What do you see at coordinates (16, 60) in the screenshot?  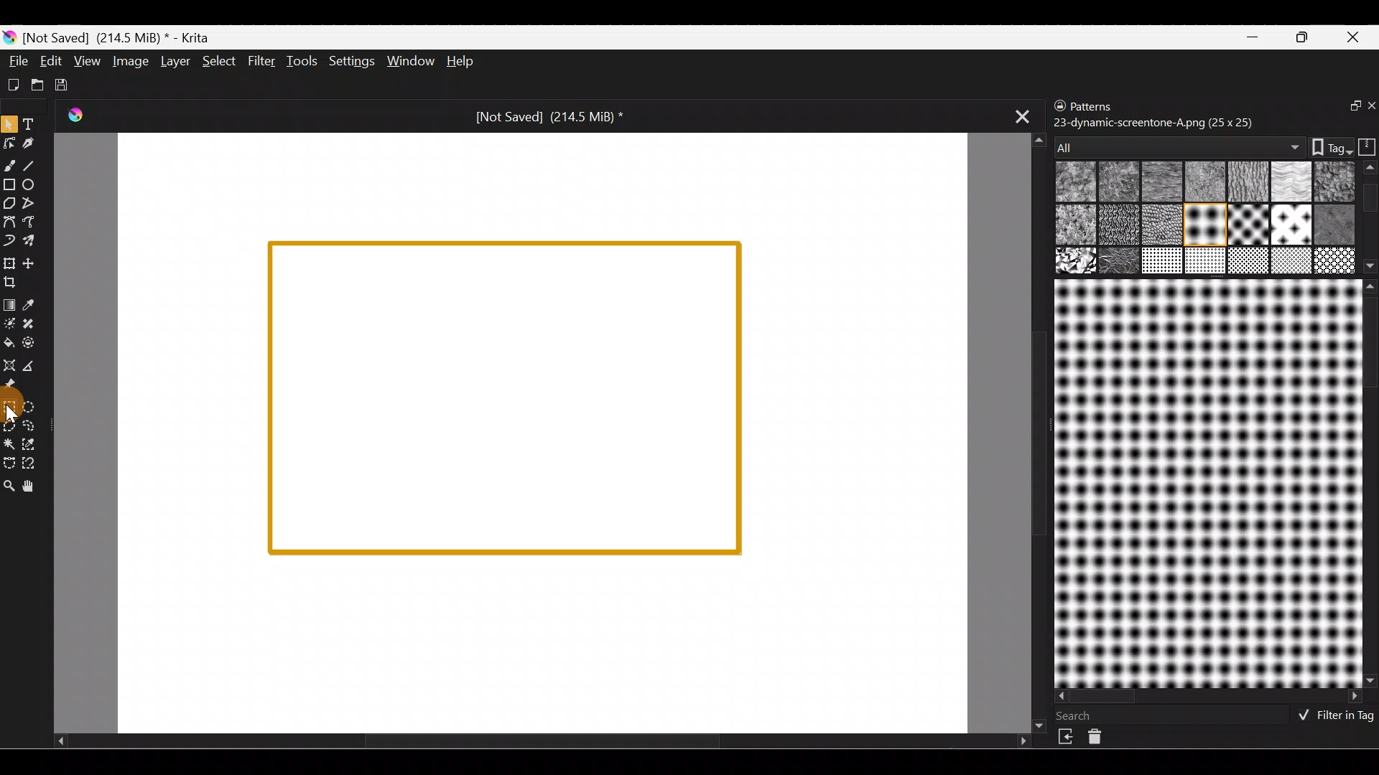 I see `File` at bounding box center [16, 60].